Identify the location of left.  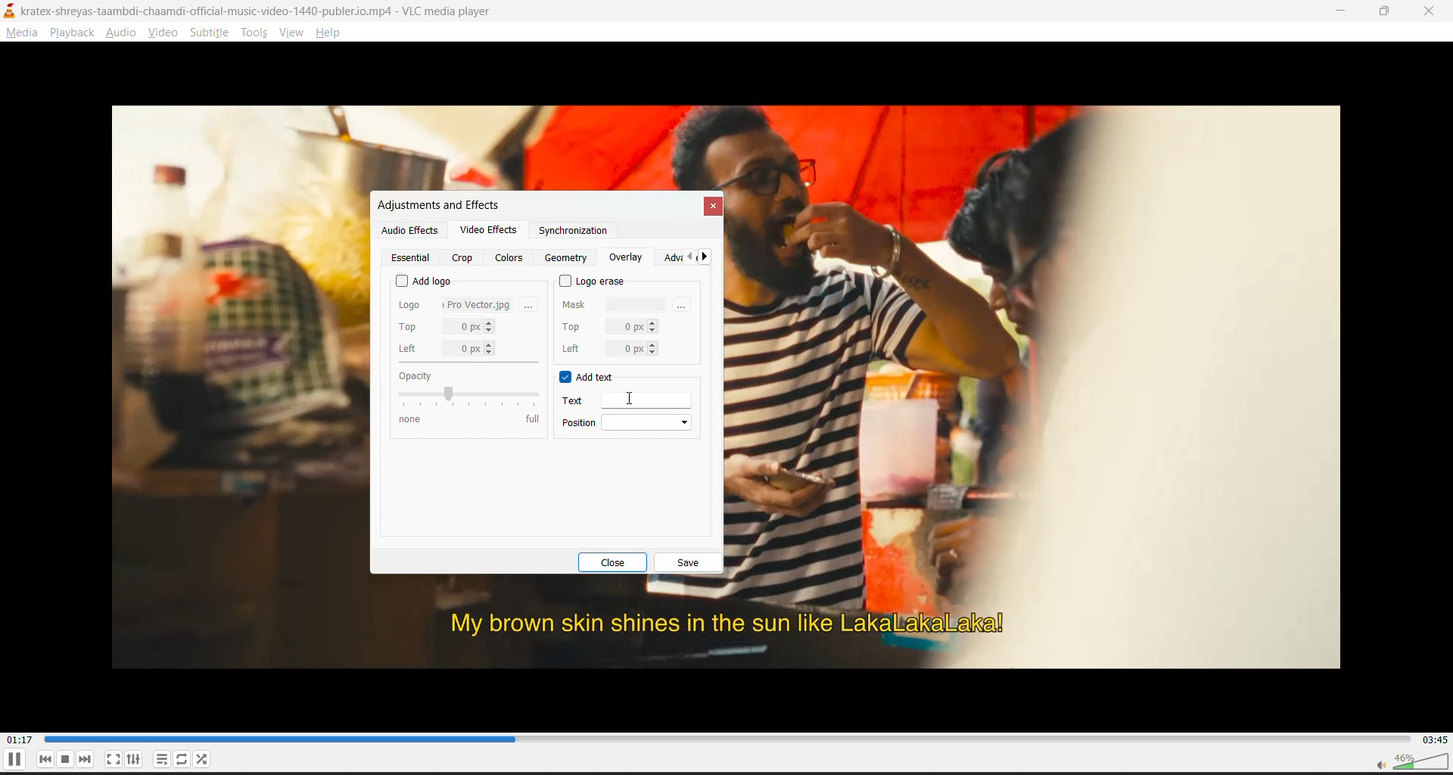
(448, 349).